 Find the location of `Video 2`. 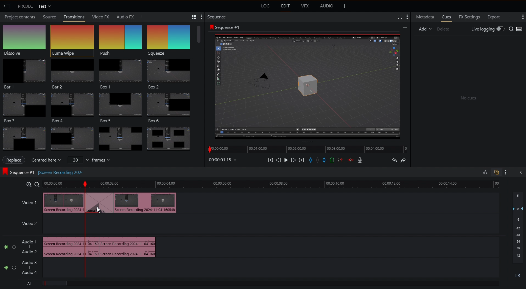

Video 2 is located at coordinates (29, 225).